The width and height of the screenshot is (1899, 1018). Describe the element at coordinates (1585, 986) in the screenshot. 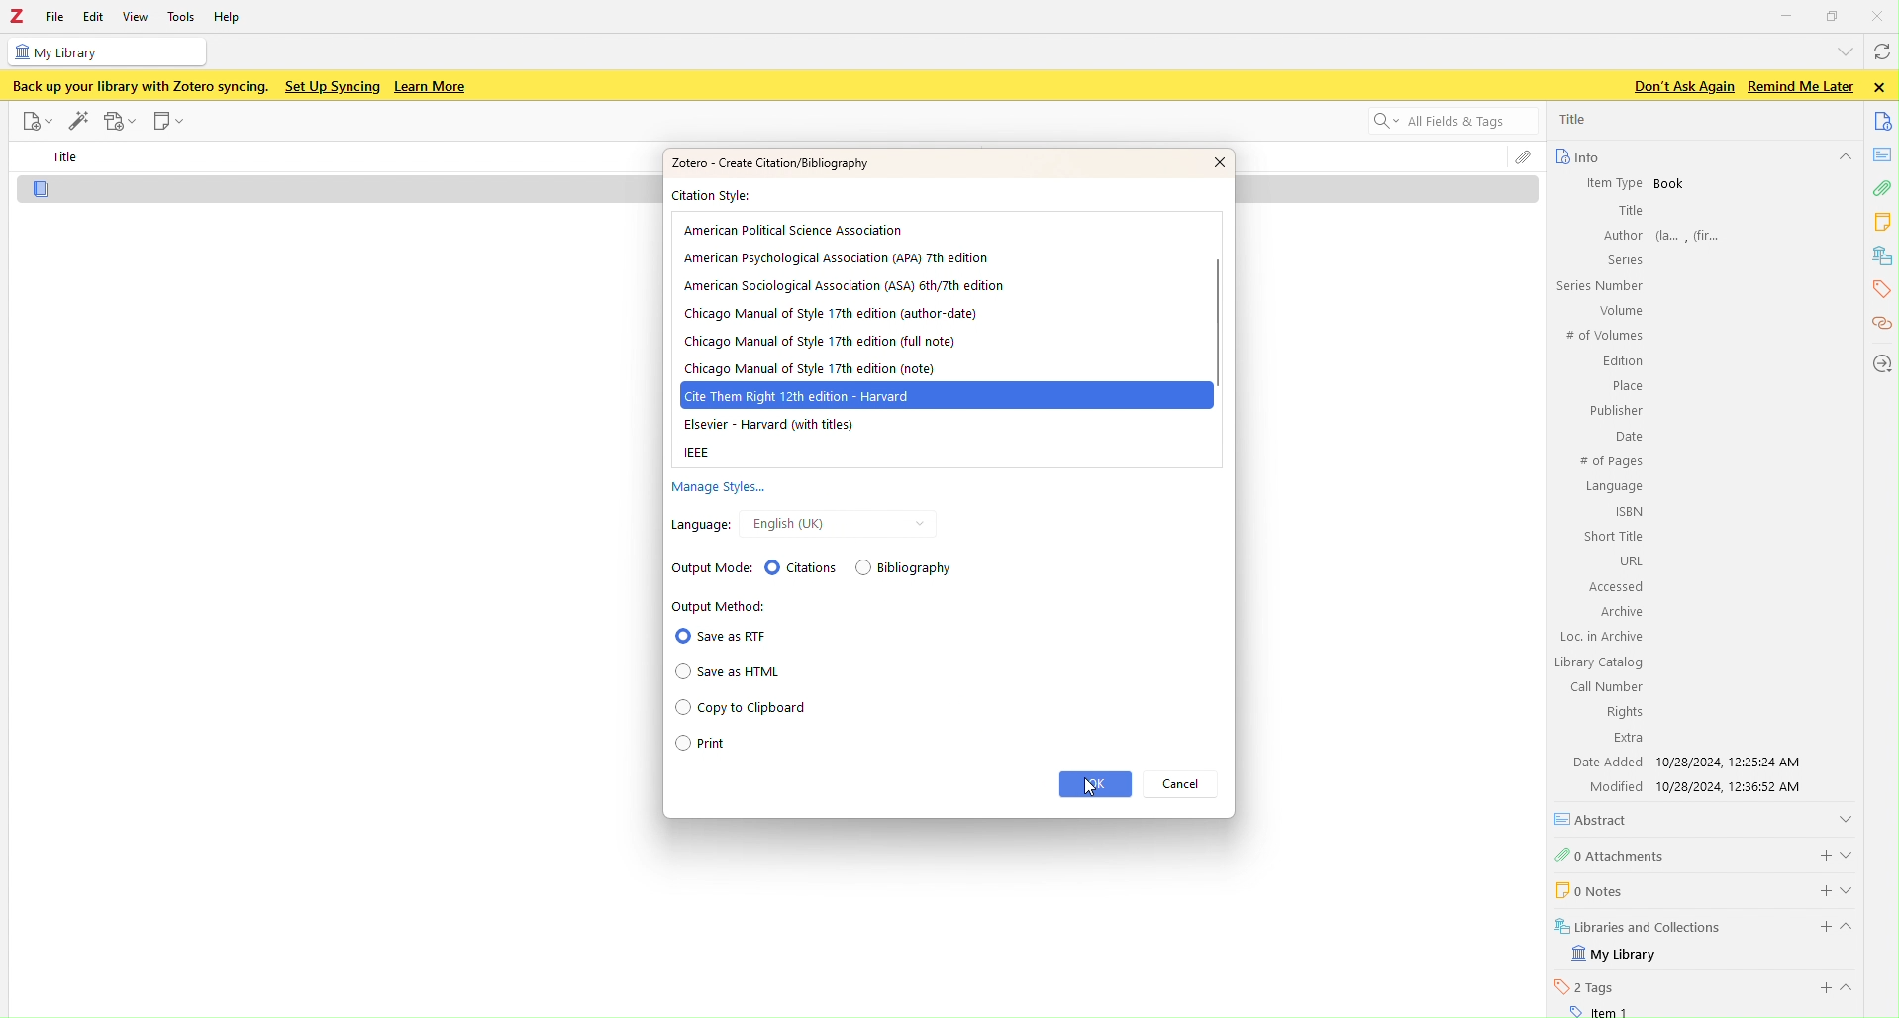

I see `2 Tags` at that location.